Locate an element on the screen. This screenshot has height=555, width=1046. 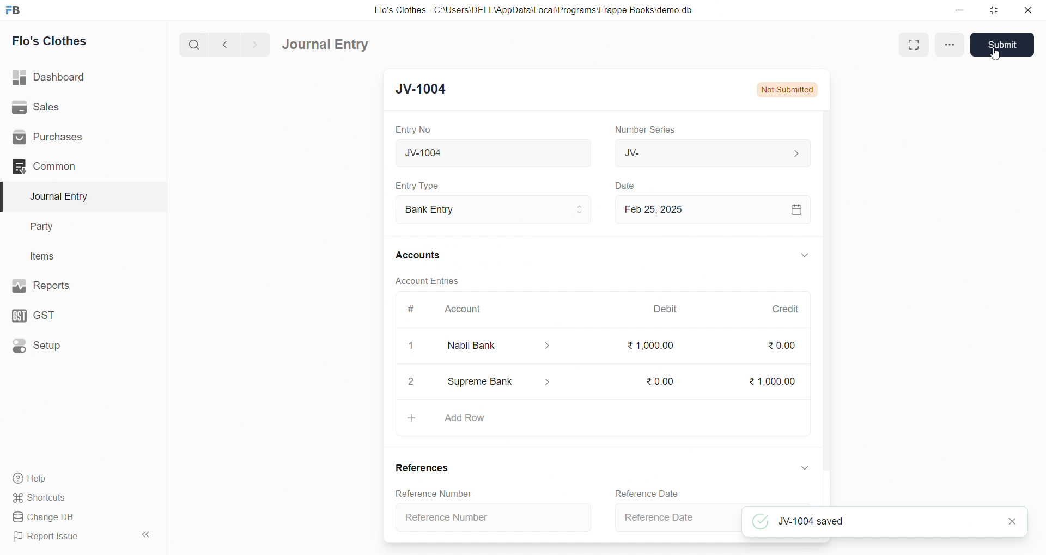
Dashboard is located at coordinates (80, 77).